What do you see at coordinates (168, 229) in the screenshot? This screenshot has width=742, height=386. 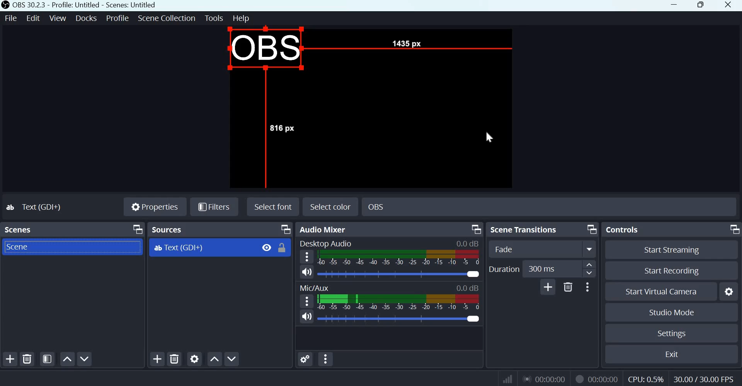 I see `Sources` at bounding box center [168, 229].